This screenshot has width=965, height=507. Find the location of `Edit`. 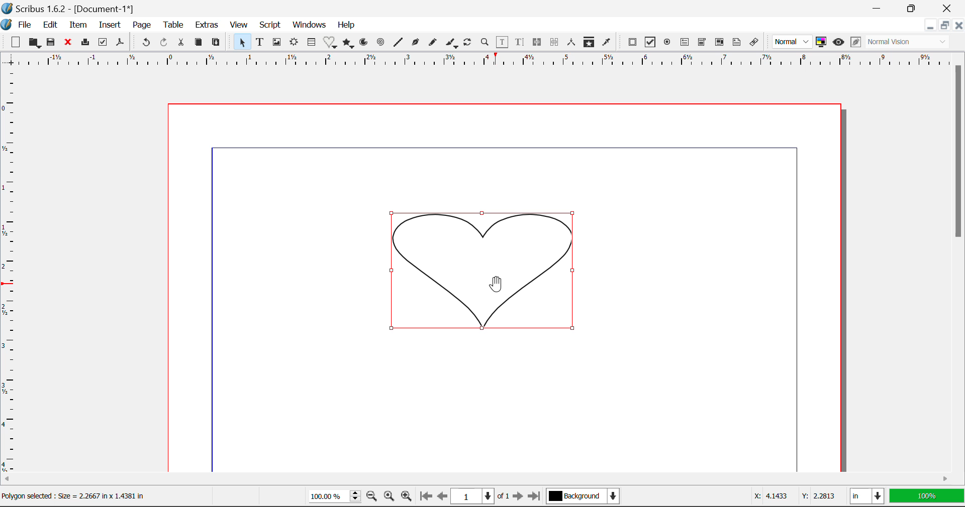

Edit is located at coordinates (50, 25).